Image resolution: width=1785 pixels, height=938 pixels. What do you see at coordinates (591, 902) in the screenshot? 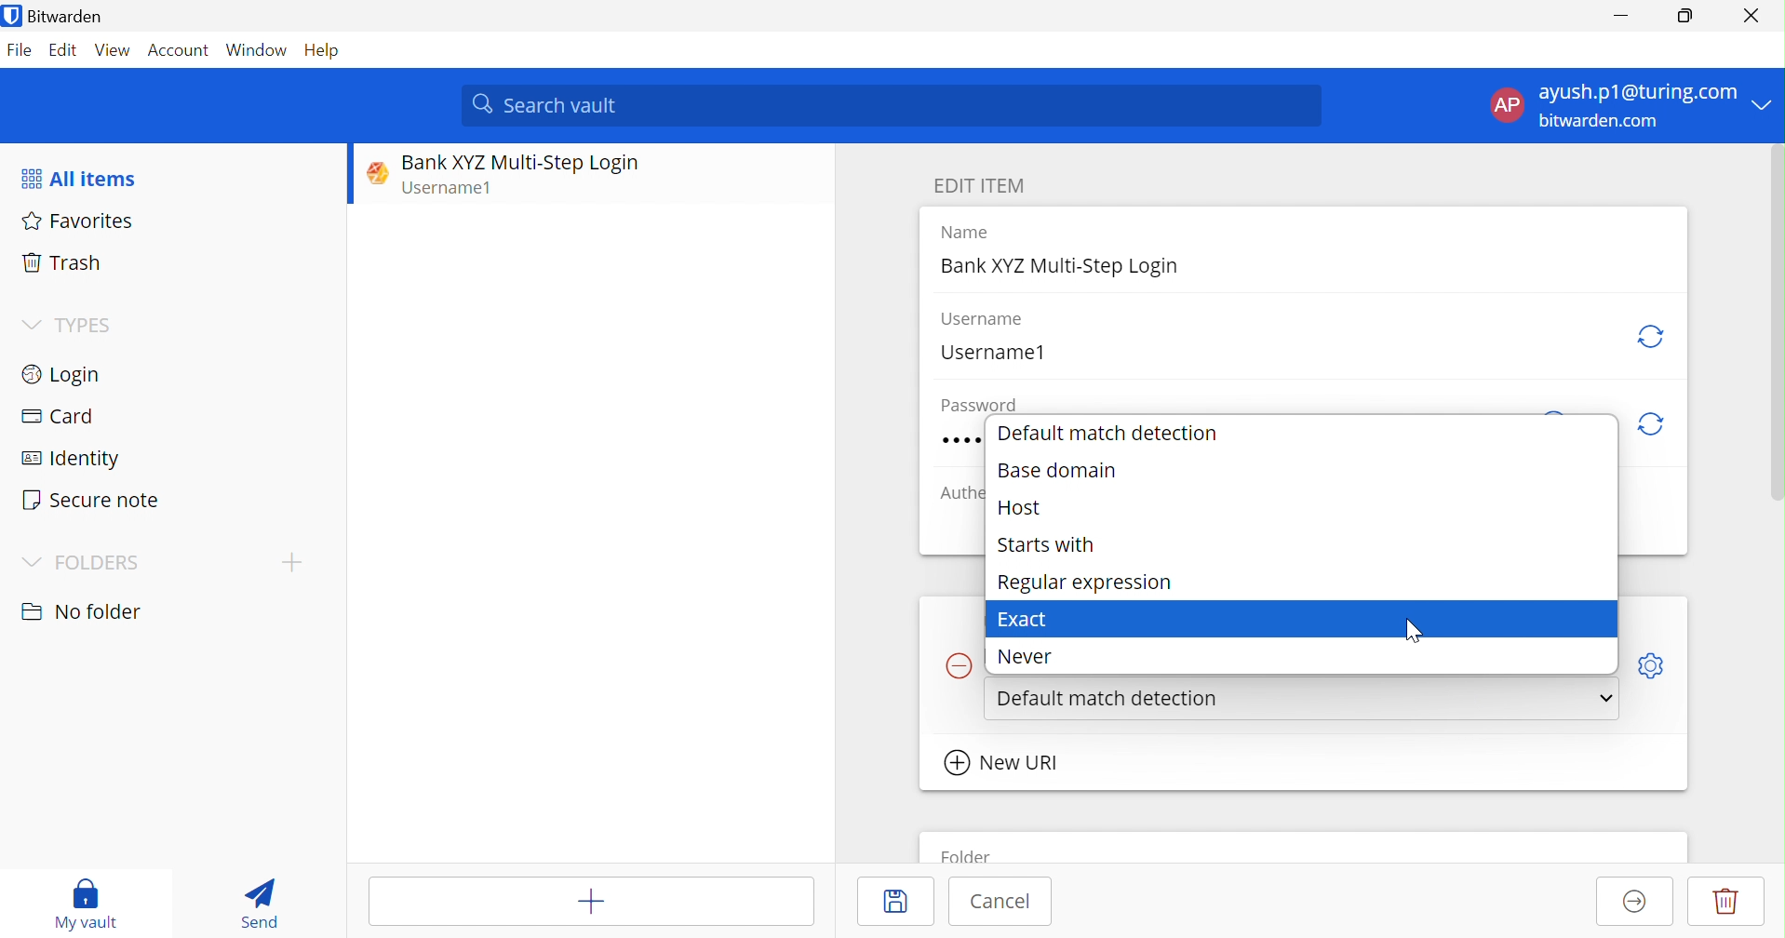
I see `Add item` at bounding box center [591, 902].